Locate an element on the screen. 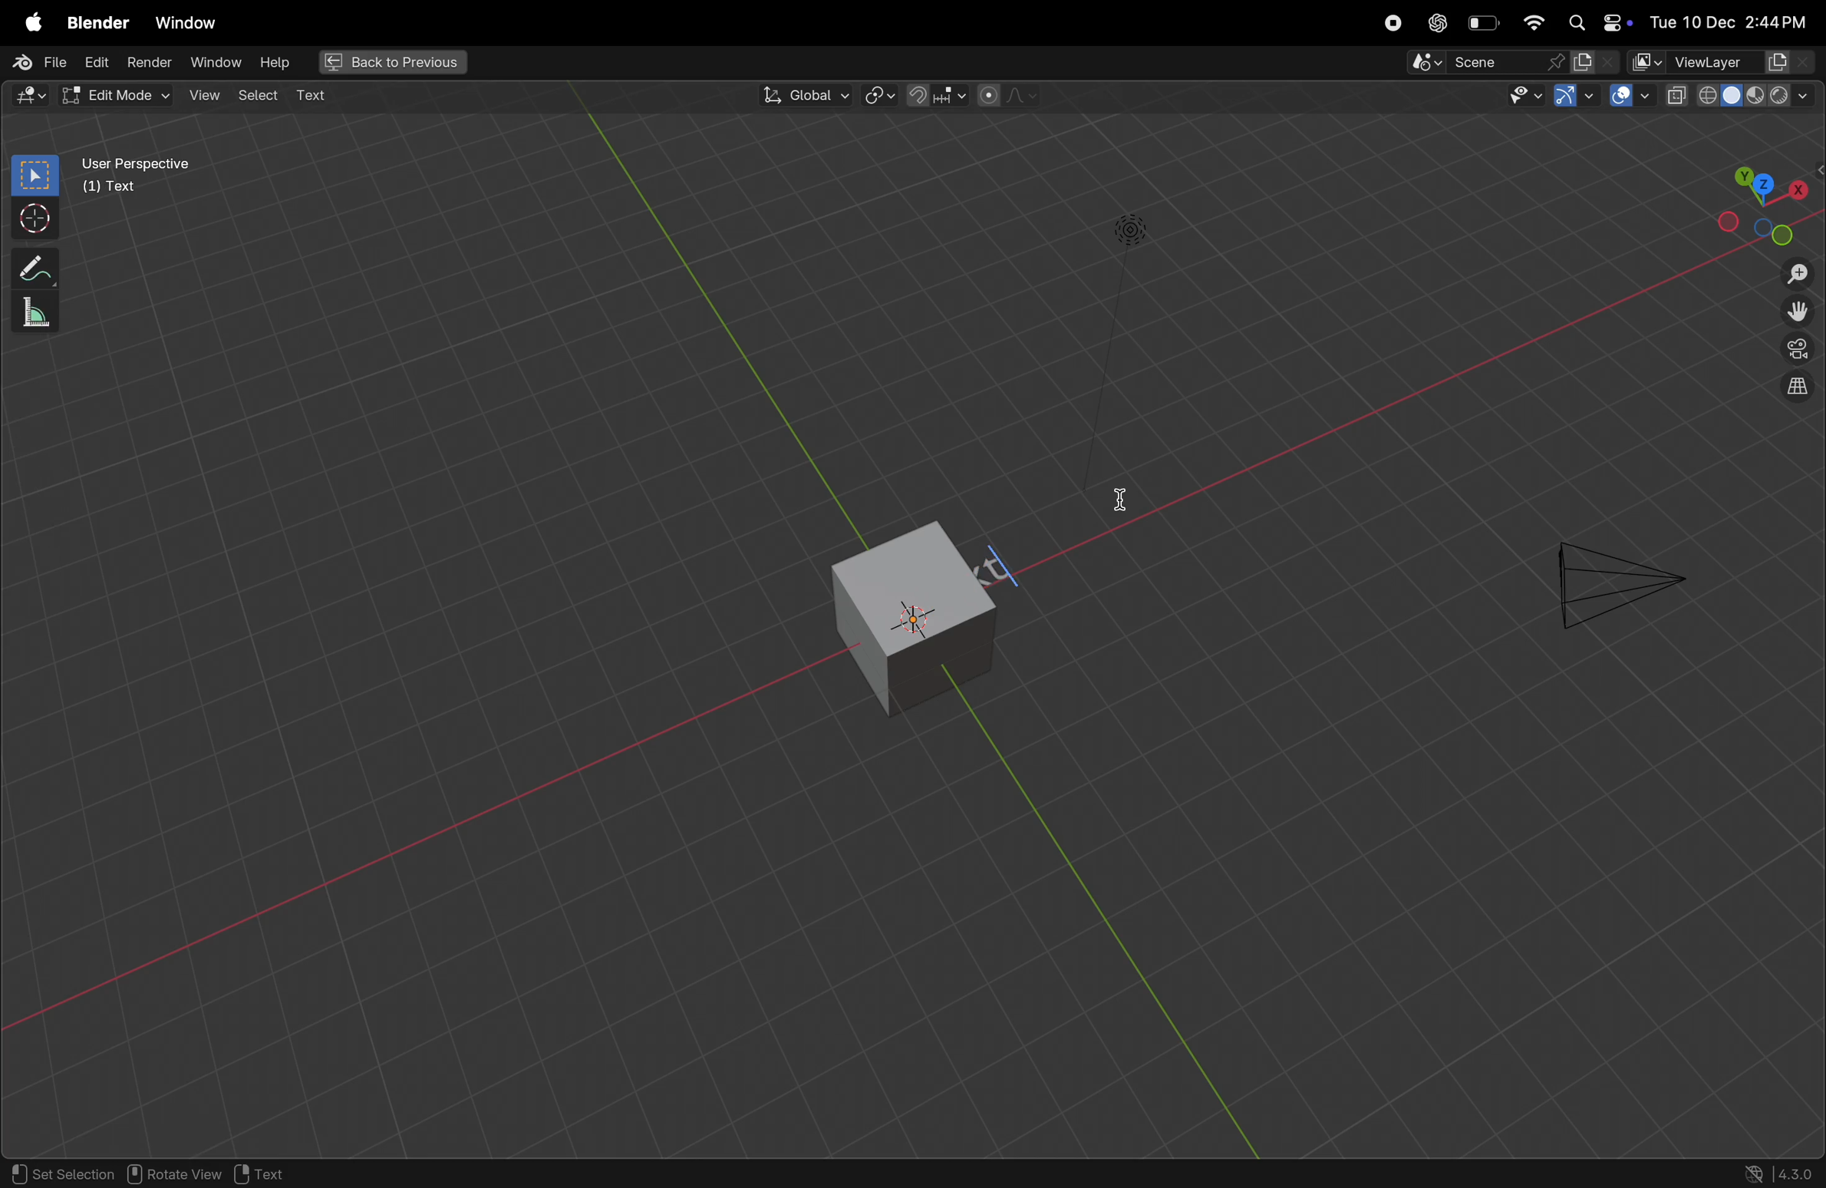  move is located at coordinates (30, 266).